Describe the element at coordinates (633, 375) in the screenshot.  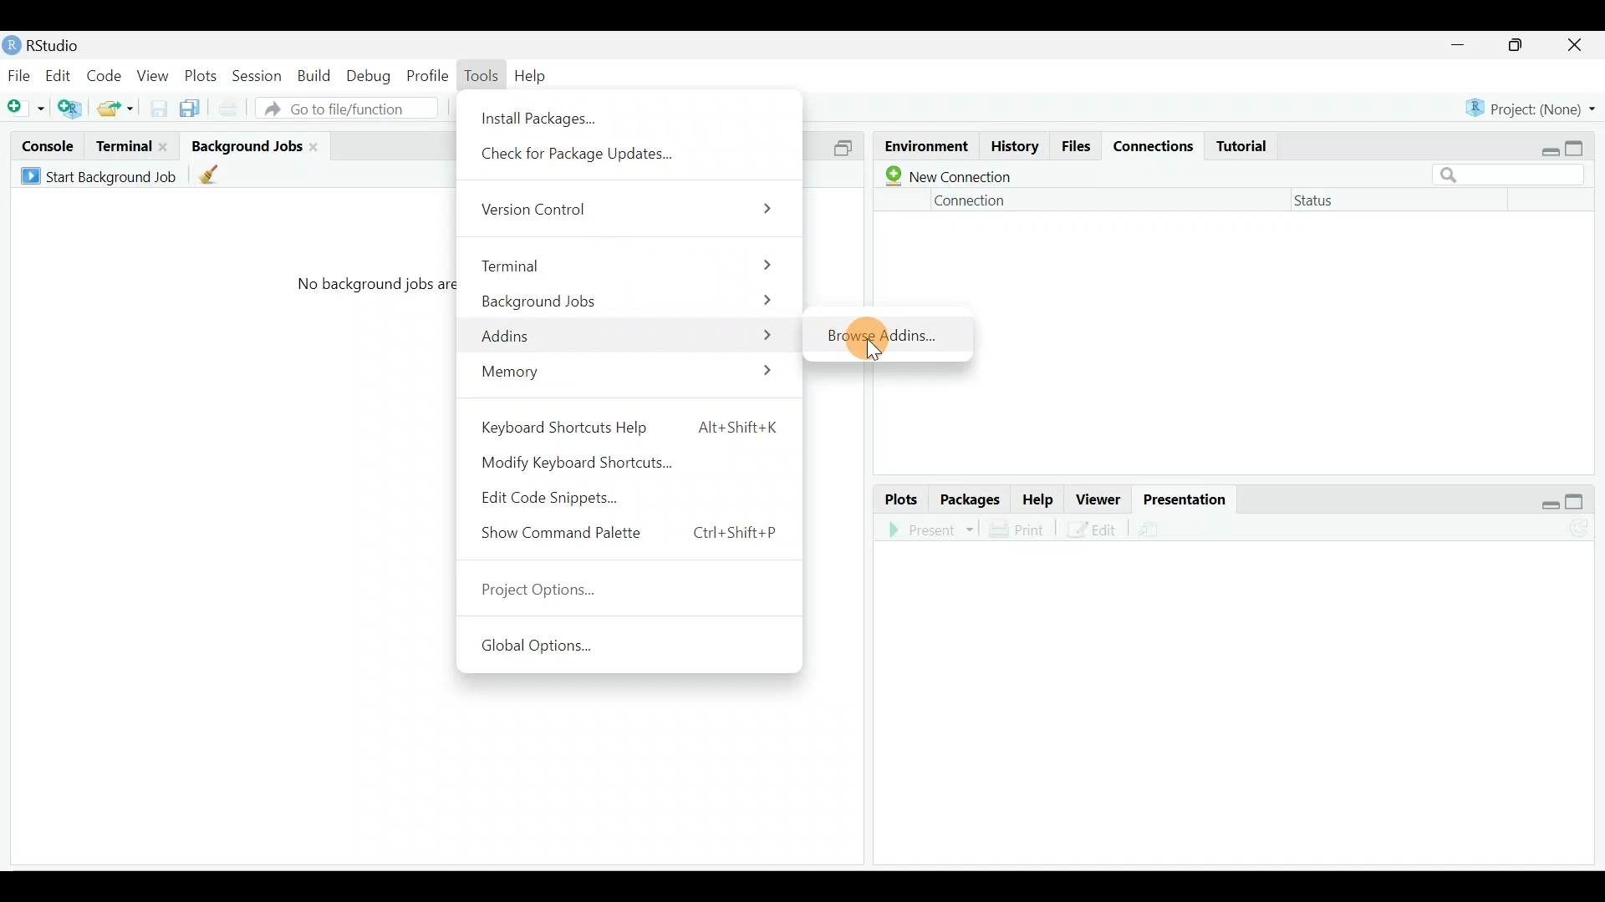
I see `Memory >` at that location.